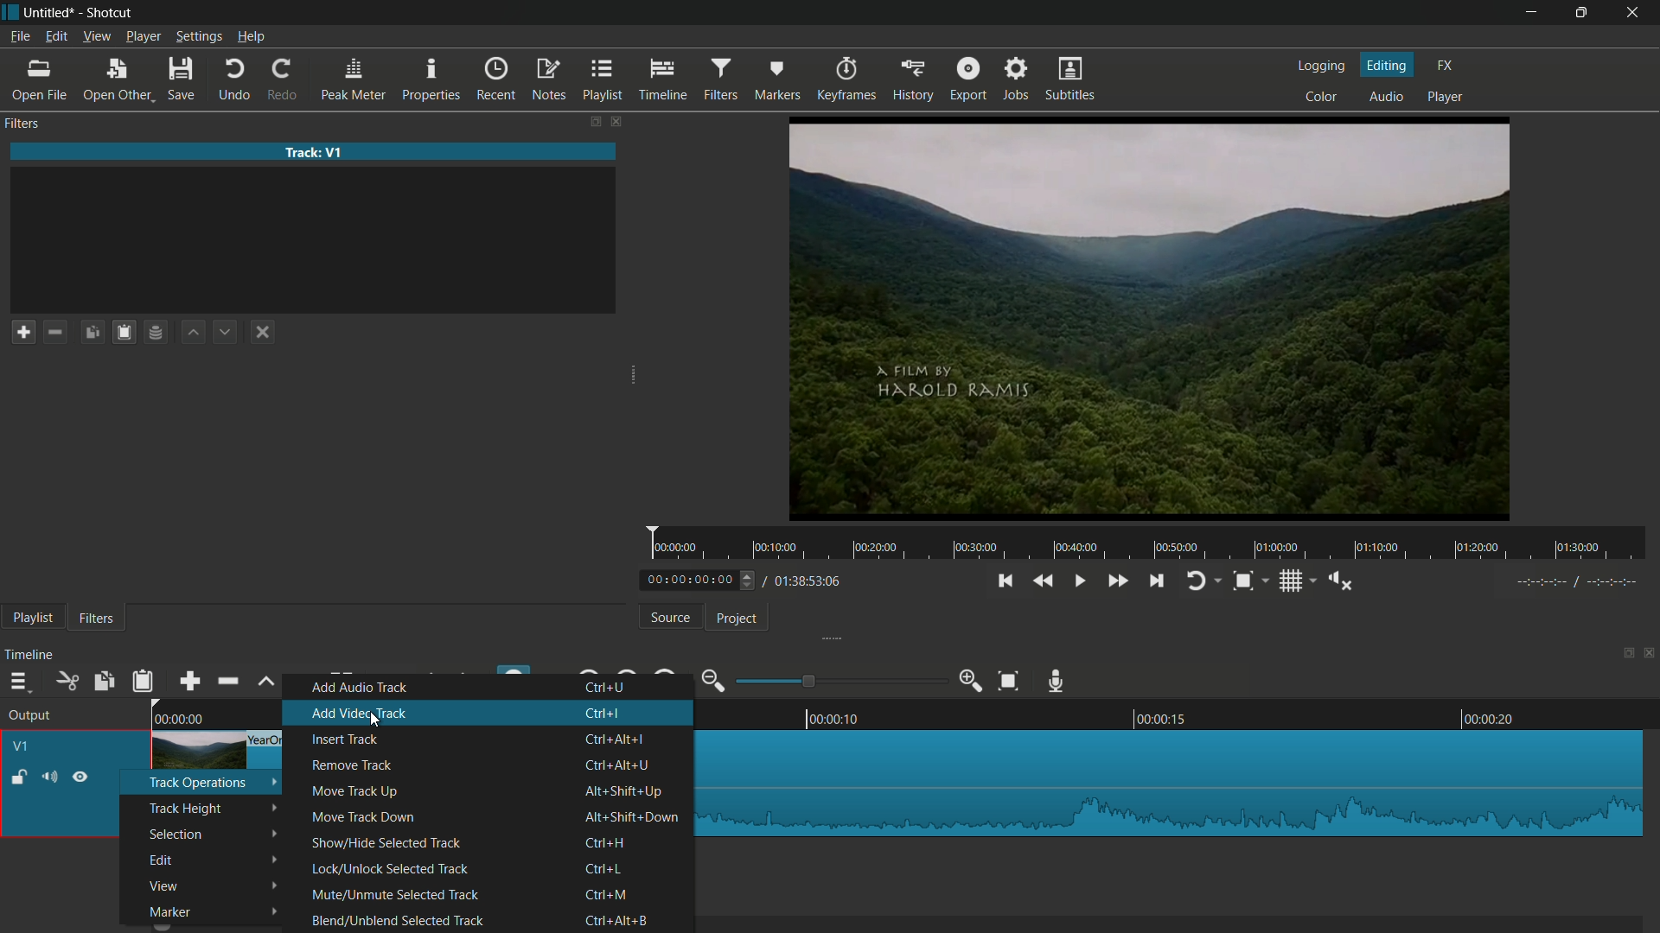  I want to click on maximize, so click(1581, 13).